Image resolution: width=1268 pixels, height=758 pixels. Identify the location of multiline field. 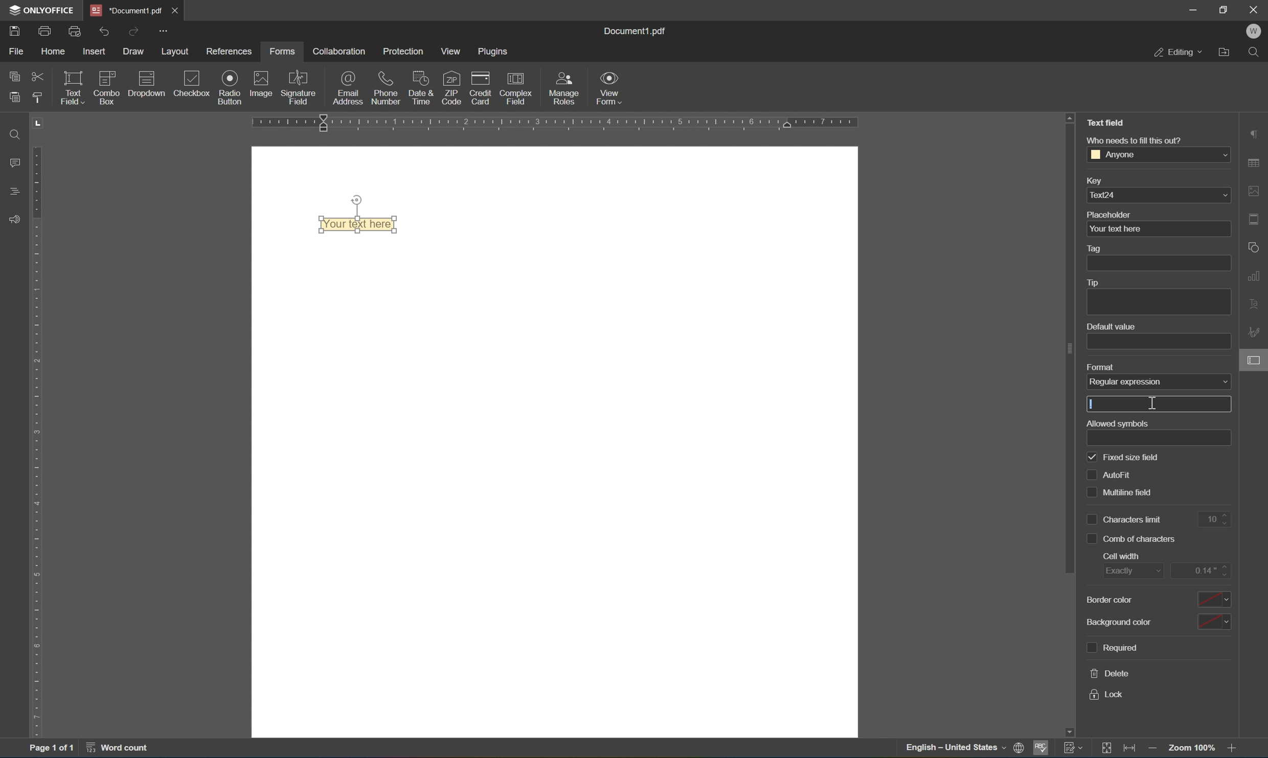
(1121, 493).